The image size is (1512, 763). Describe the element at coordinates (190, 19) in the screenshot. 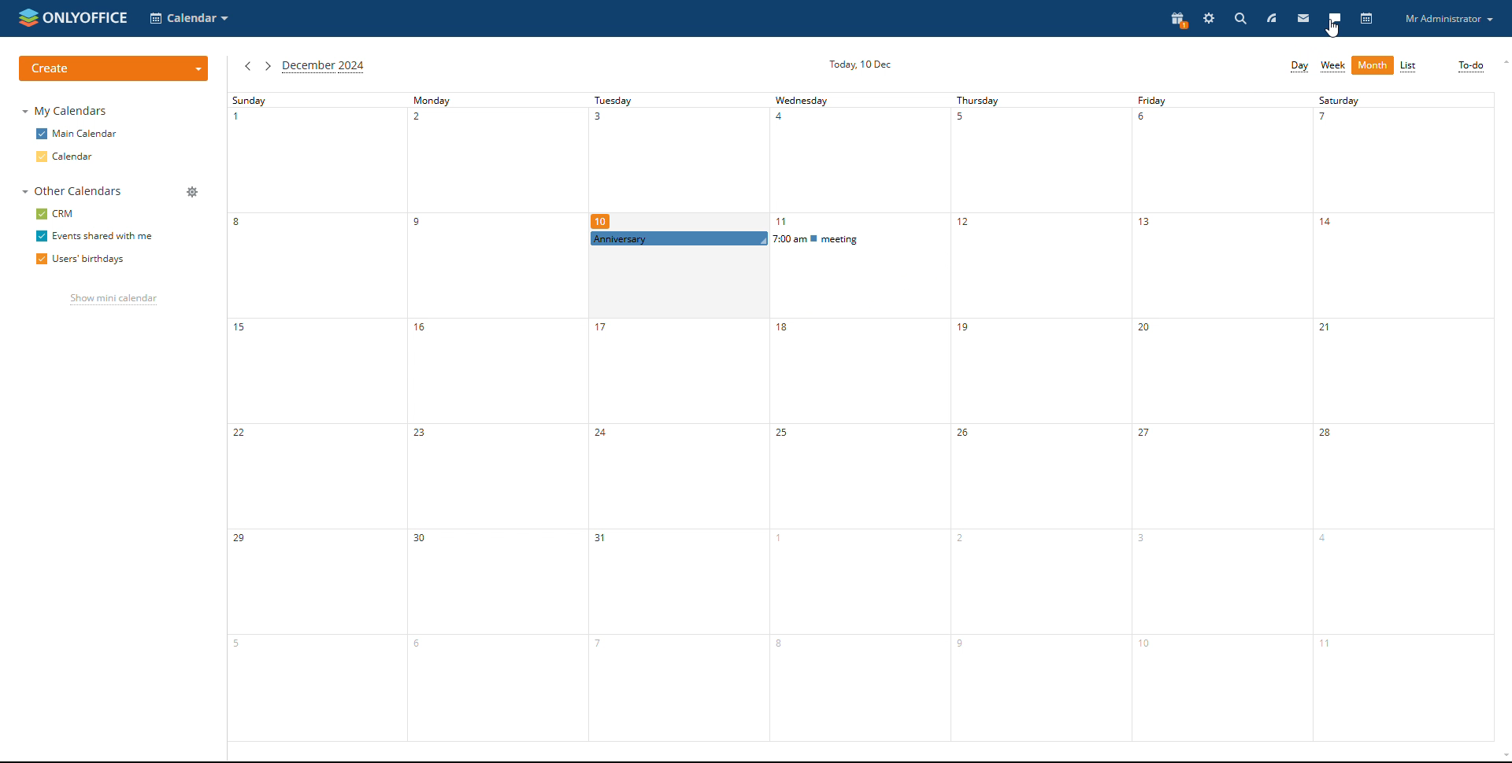

I see `select application` at that location.